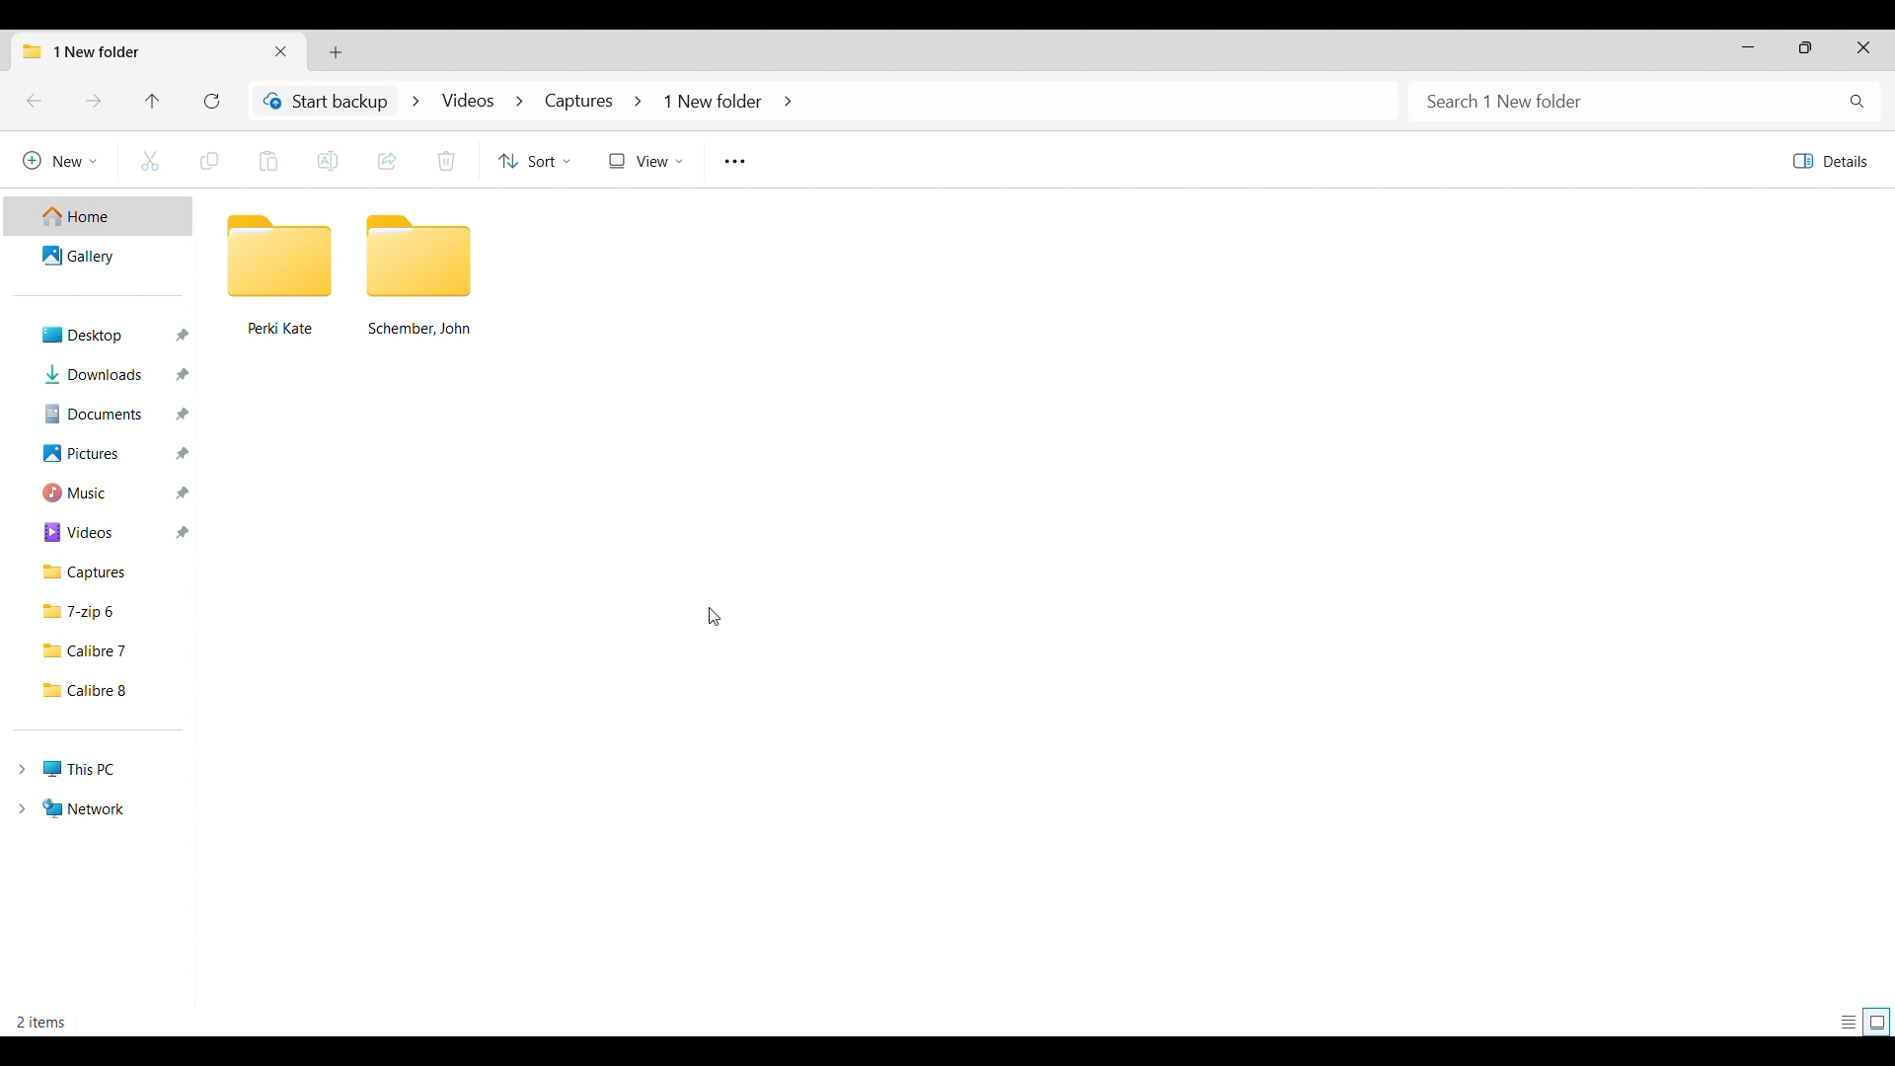 This screenshot has height=1066, width=1895. Describe the element at coordinates (60, 160) in the screenshot. I see `Add new options` at that location.